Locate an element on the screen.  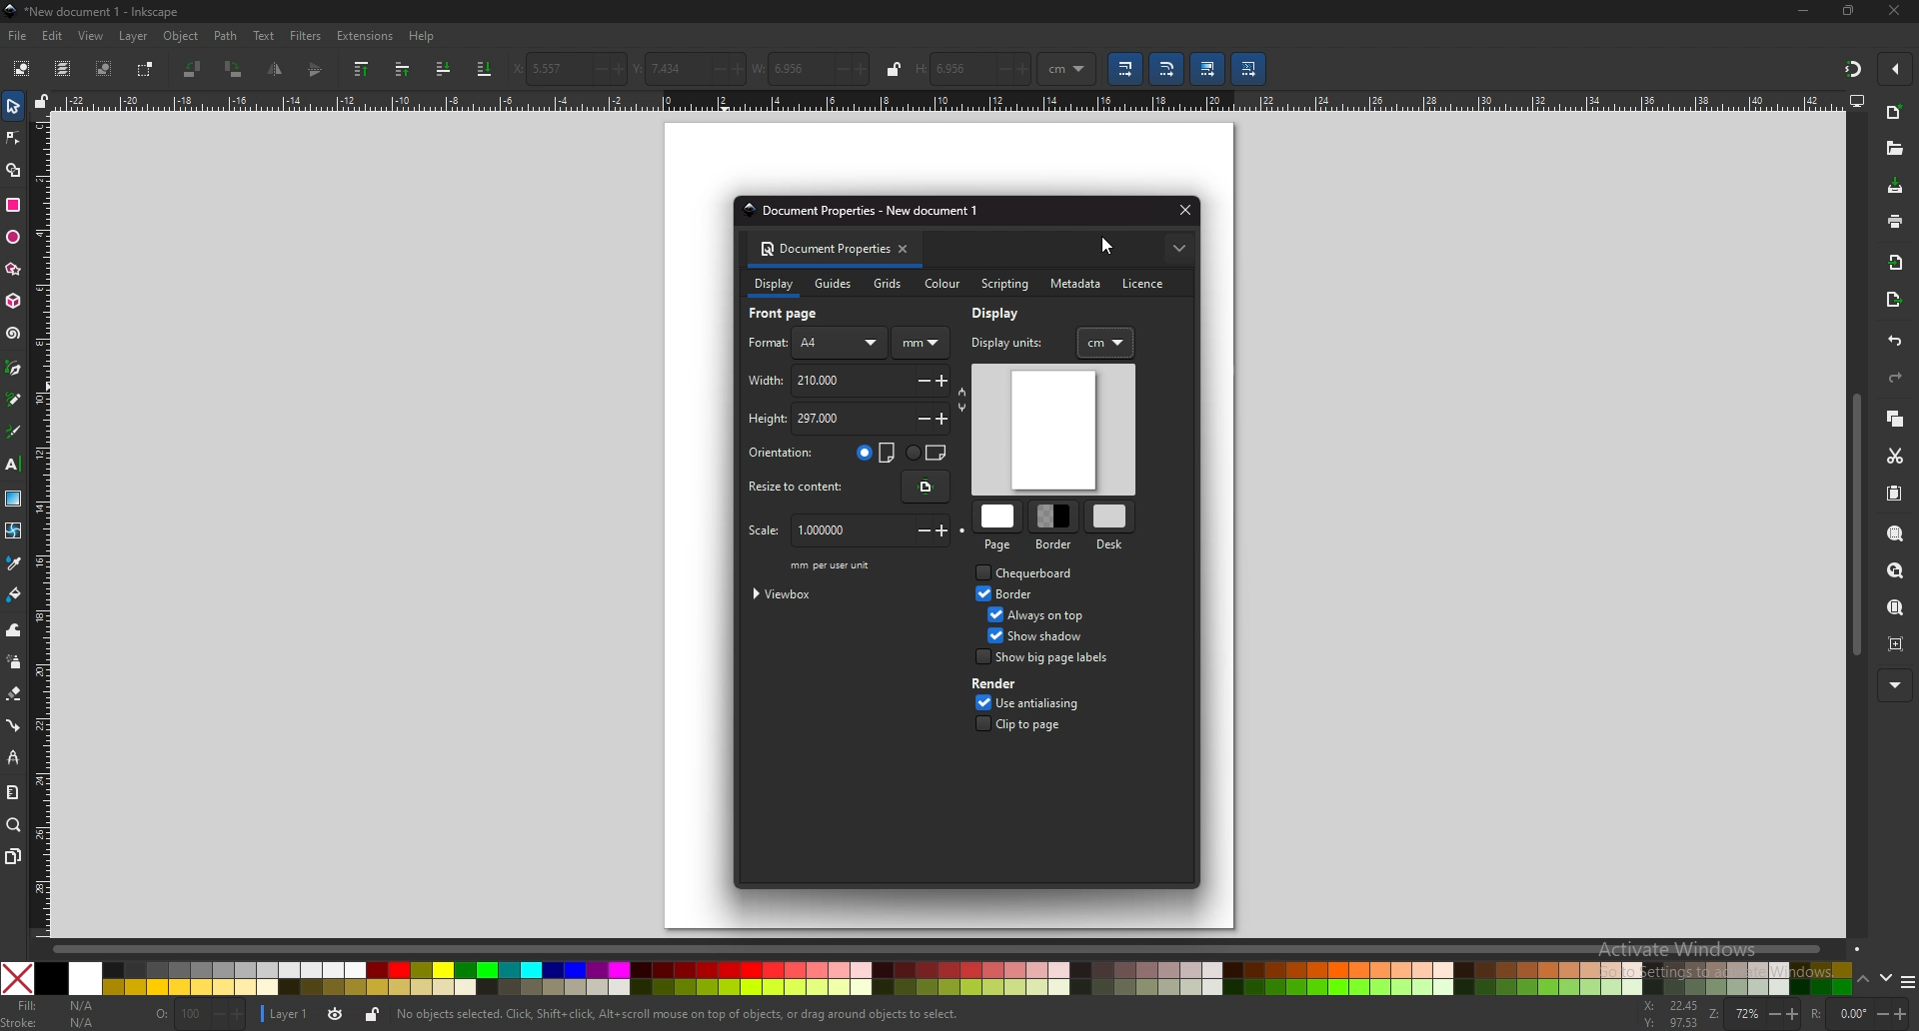
copy is located at coordinates (1896, 419).